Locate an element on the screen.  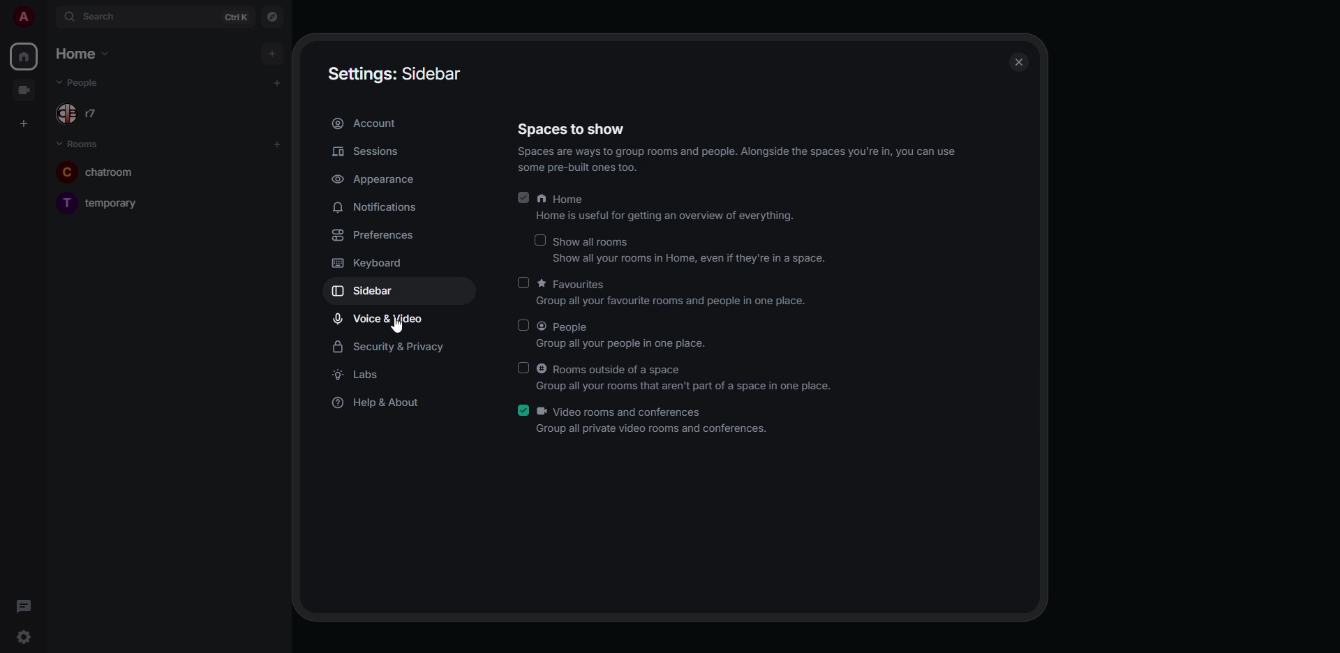
close is located at coordinates (1022, 61).